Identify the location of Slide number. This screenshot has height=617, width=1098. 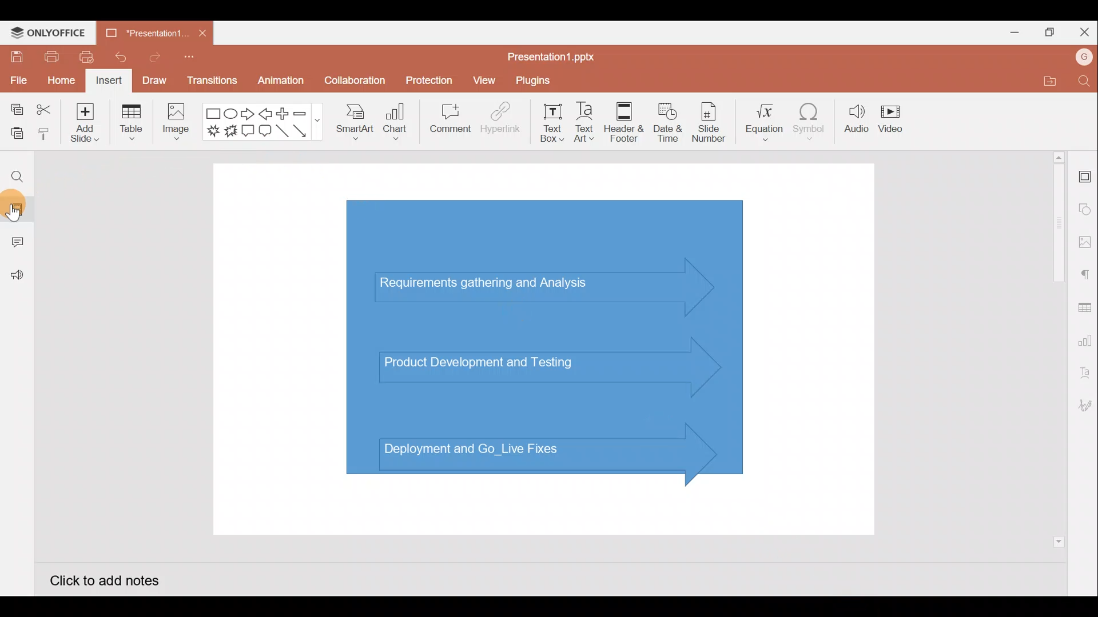
(713, 122).